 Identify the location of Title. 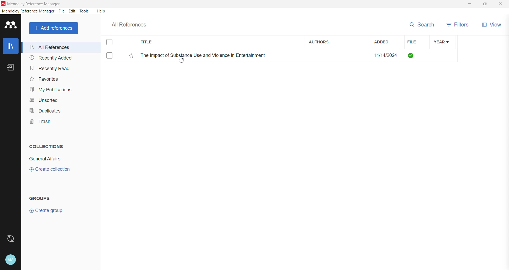
(220, 42).